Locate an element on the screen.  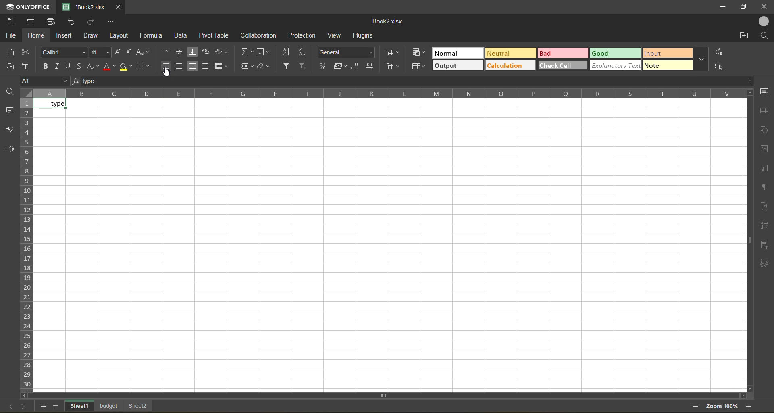
justified is located at coordinates (206, 66).